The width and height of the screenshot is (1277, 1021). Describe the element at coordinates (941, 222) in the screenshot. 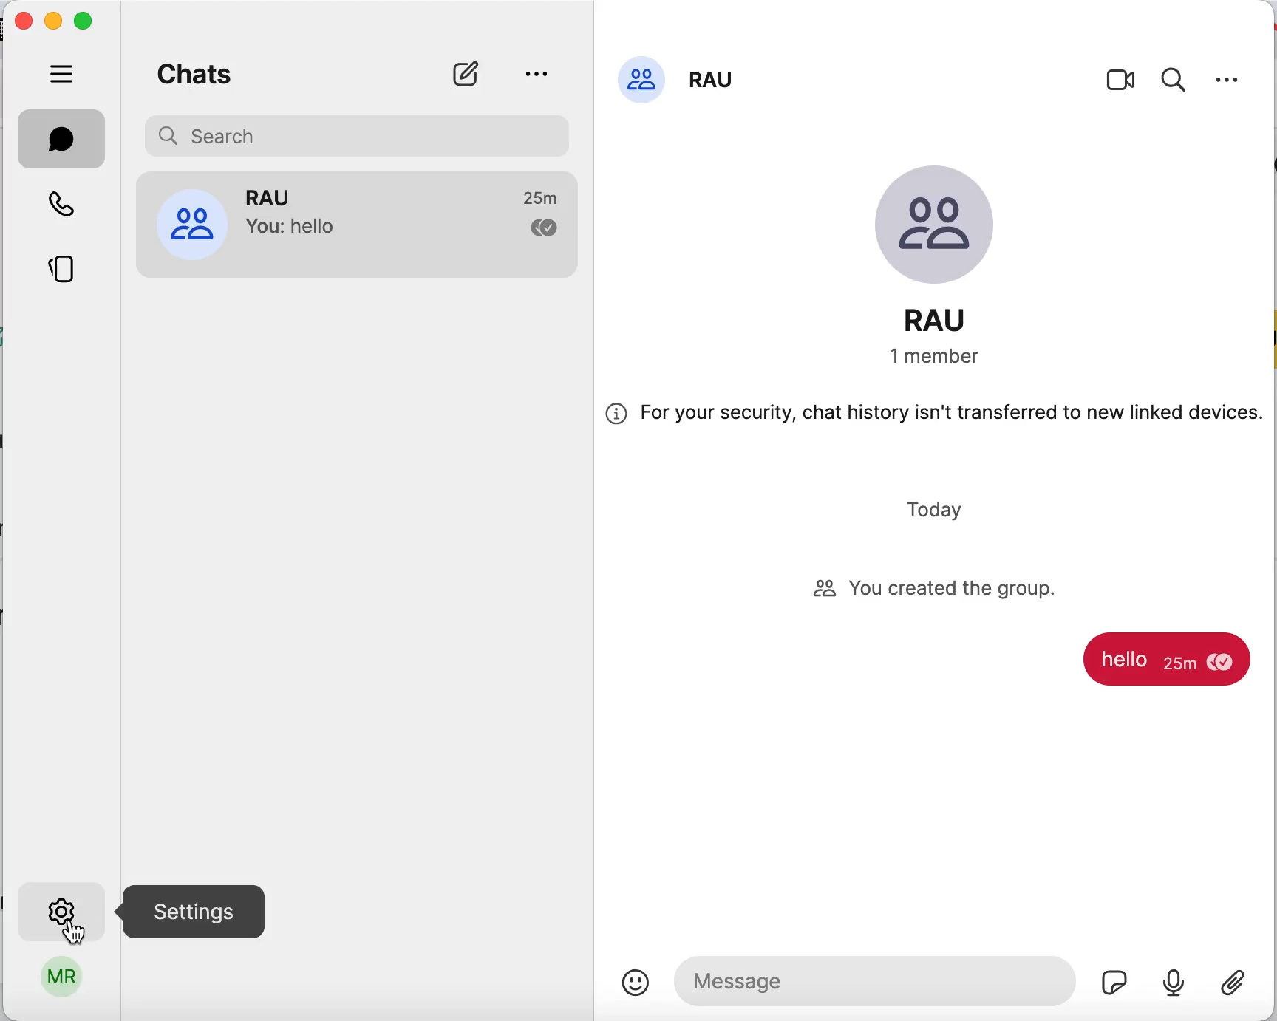

I see `group image` at that location.